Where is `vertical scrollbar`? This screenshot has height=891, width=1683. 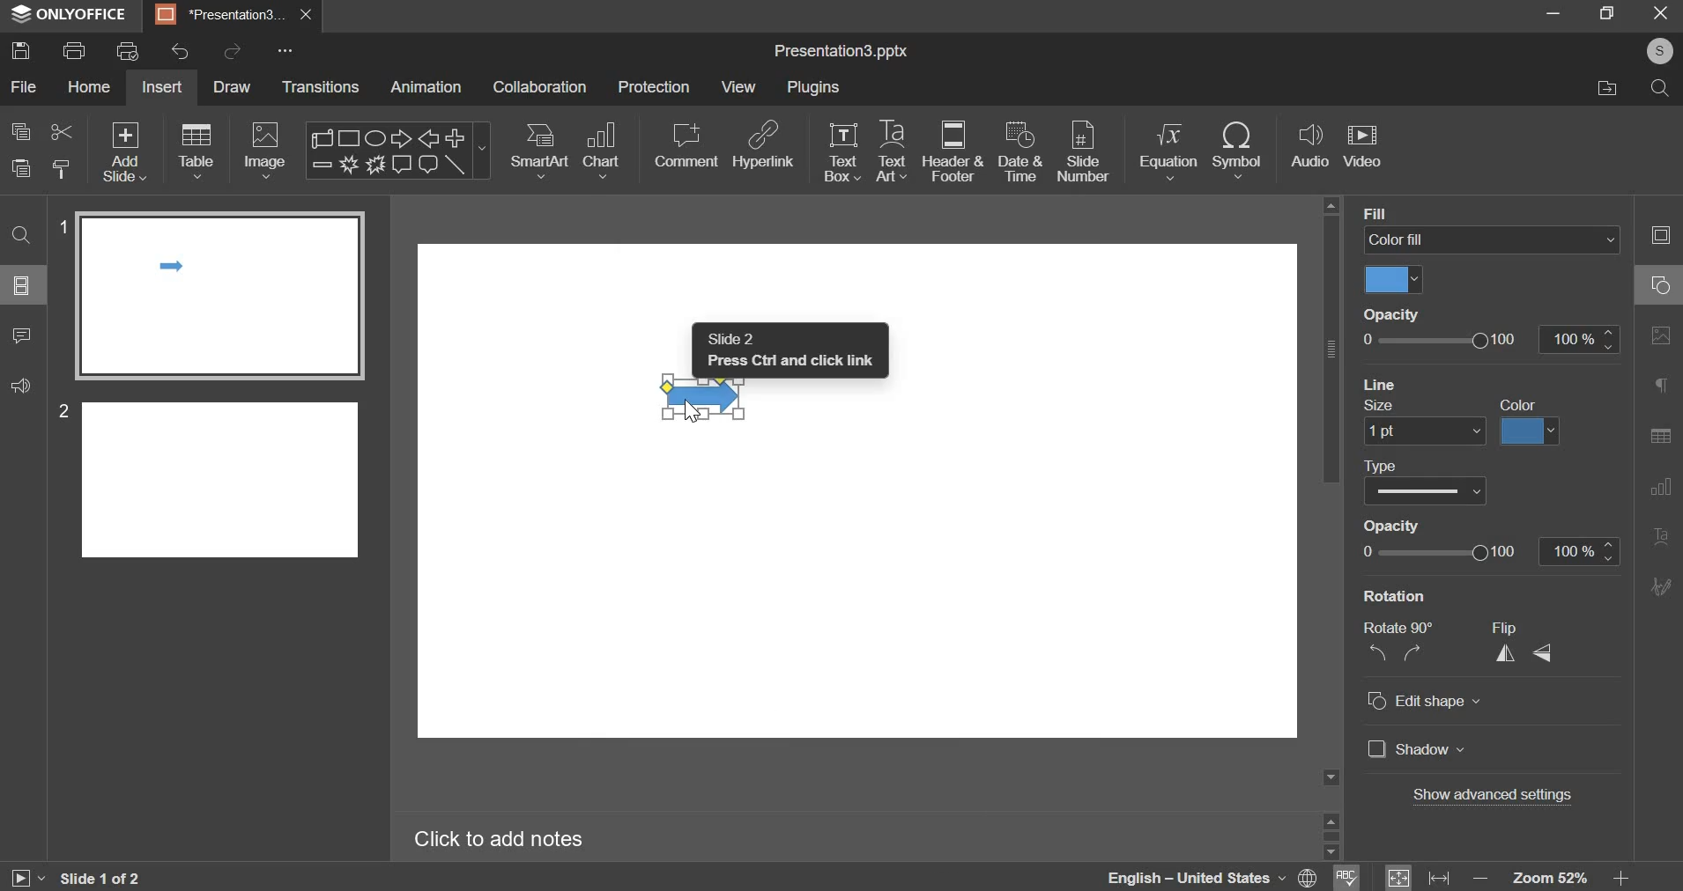 vertical scrollbar is located at coordinates (1331, 349).